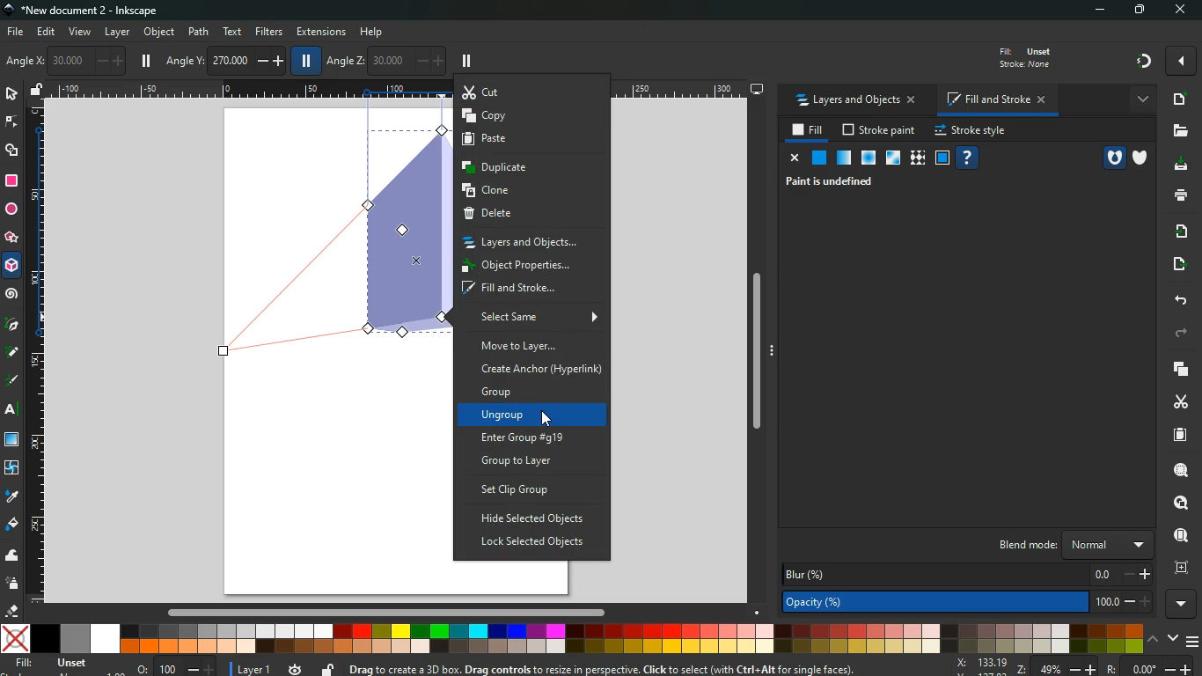 This screenshot has width=1202, height=676. What do you see at coordinates (531, 543) in the screenshot?
I see `lock selected objects` at bounding box center [531, 543].